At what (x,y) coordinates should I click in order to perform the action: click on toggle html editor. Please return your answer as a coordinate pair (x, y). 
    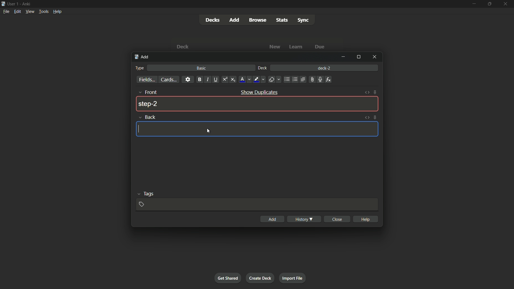
    Looking at the image, I should click on (367, 117).